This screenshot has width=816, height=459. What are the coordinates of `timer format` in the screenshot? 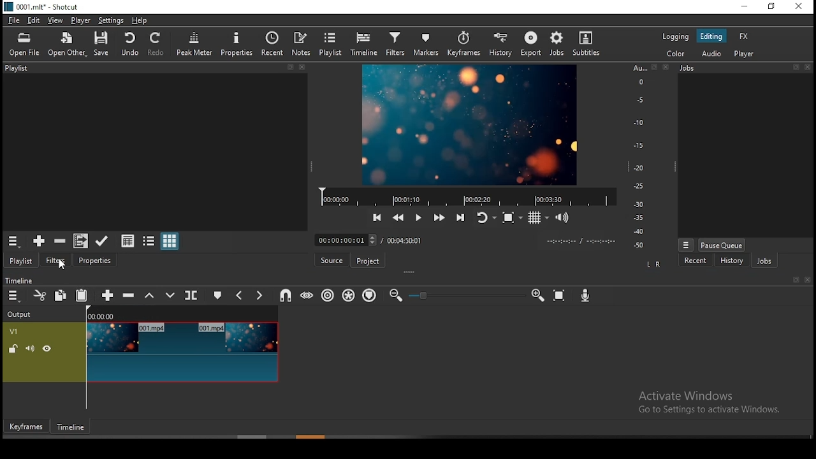 It's located at (581, 240).